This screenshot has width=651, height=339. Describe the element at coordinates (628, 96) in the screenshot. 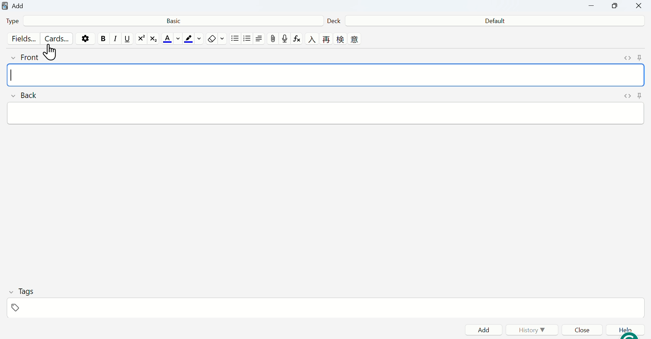

I see `toggle HTML editor` at that location.